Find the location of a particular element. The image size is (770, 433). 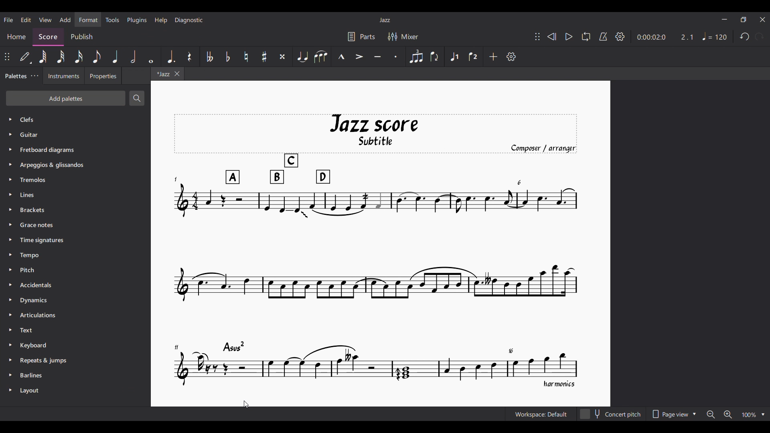

Play is located at coordinates (569, 37).